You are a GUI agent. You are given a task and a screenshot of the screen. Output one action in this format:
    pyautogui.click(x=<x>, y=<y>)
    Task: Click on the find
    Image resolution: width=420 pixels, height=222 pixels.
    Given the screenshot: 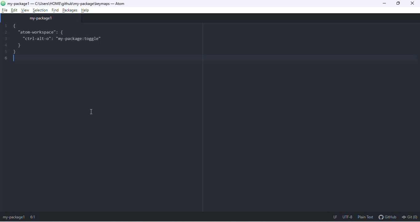 What is the action you would take?
    pyautogui.click(x=54, y=10)
    